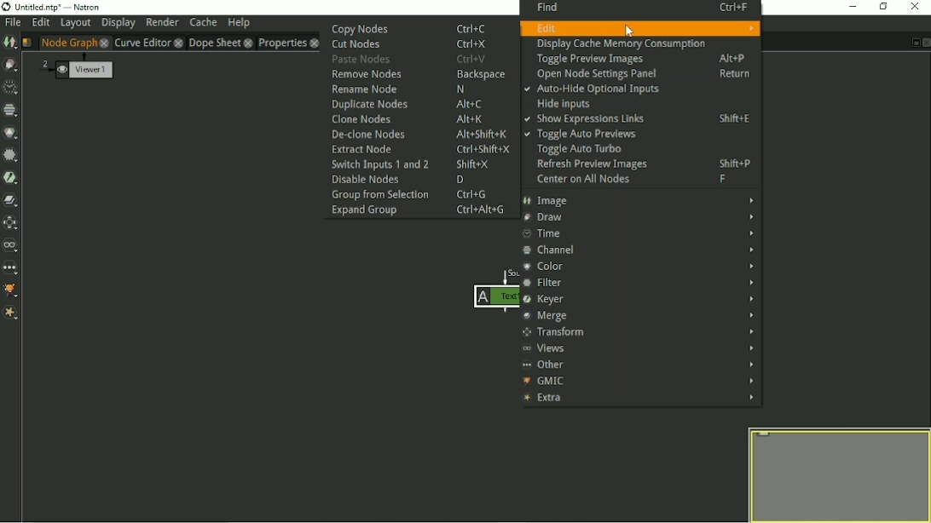 The width and height of the screenshot is (931, 523). What do you see at coordinates (640, 315) in the screenshot?
I see `Merge` at bounding box center [640, 315].